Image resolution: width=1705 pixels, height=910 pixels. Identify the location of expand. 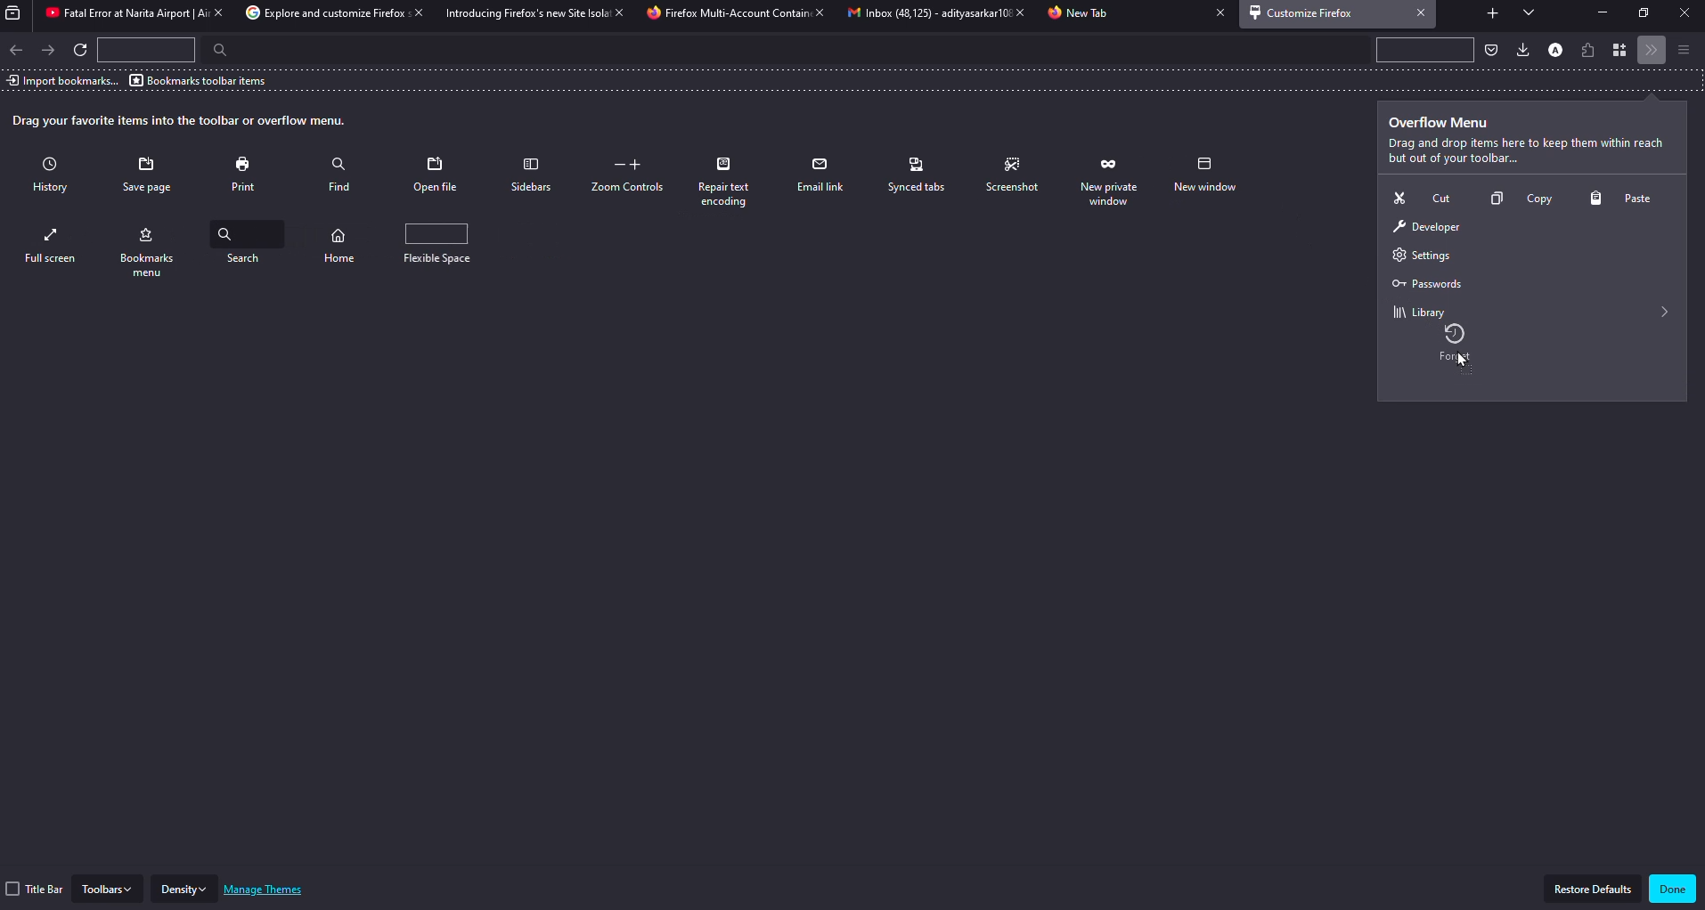
(1666, 312).